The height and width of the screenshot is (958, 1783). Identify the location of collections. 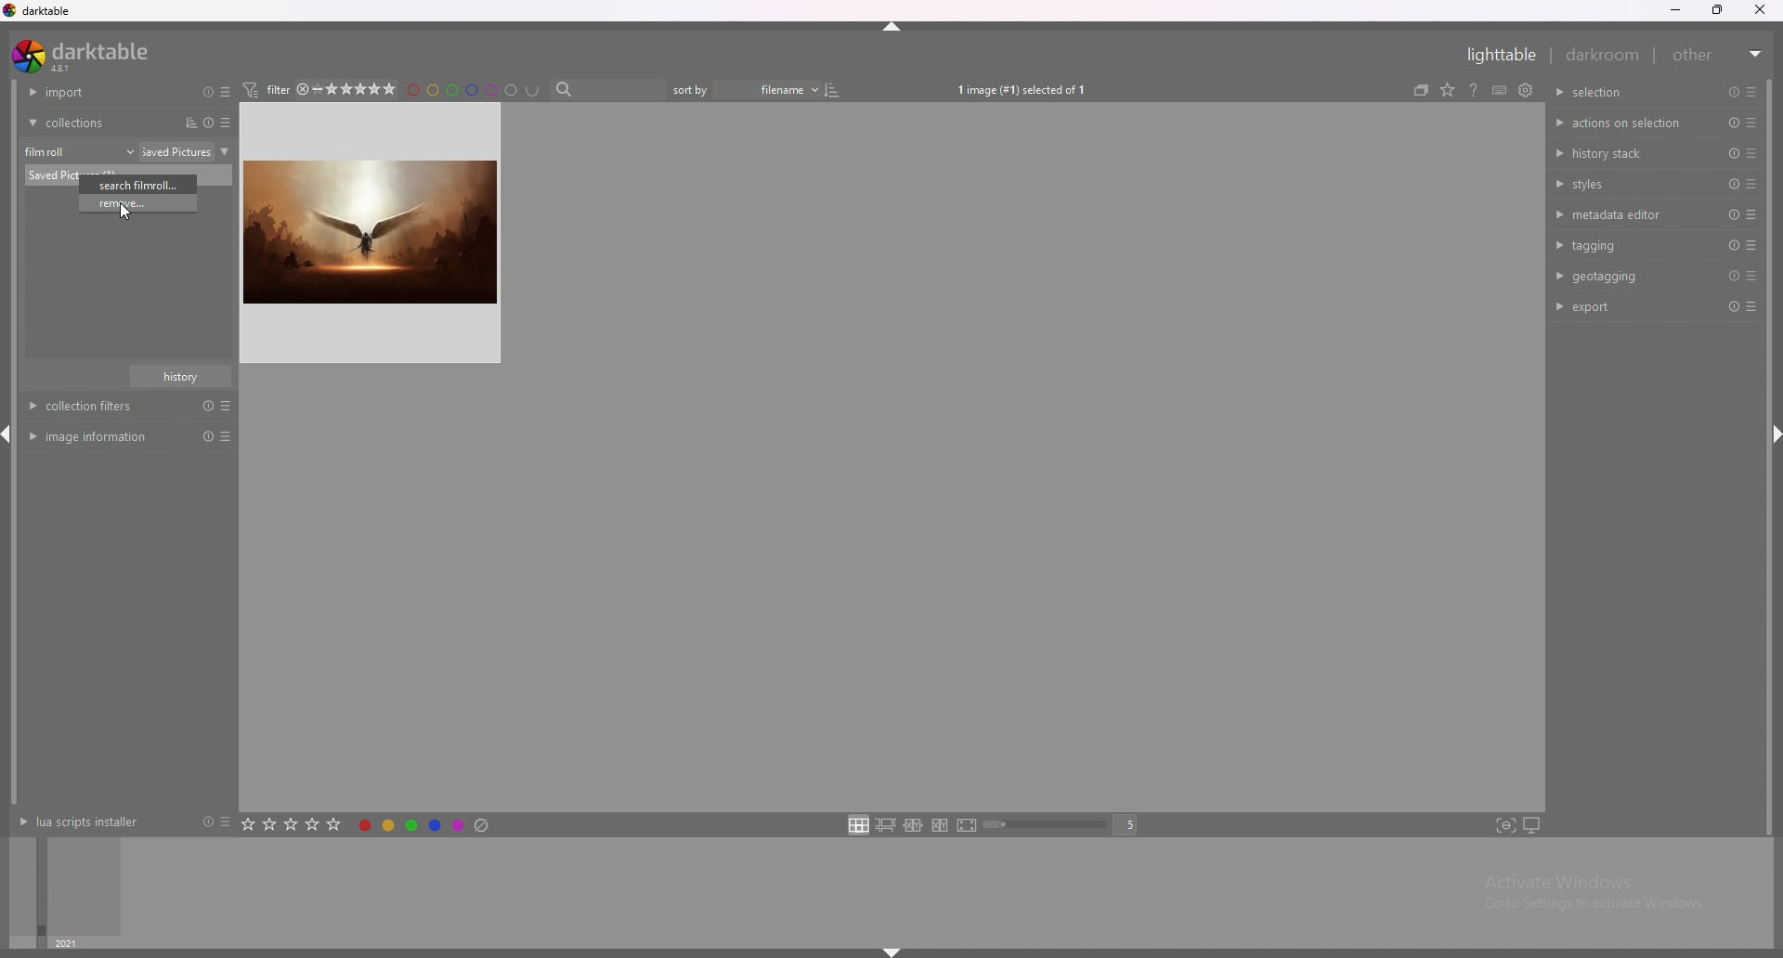
(95, 123).